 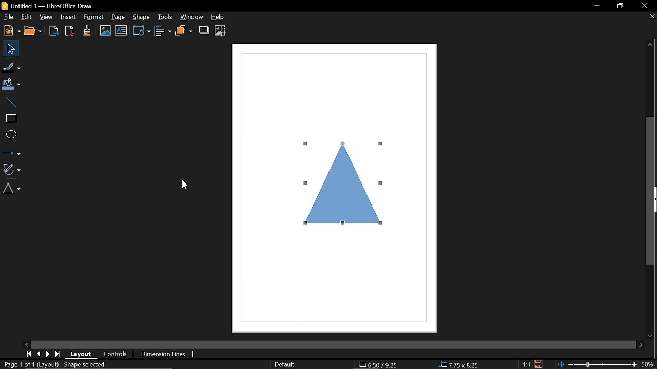 I want to click on Move down, so click(x=649, y=336).